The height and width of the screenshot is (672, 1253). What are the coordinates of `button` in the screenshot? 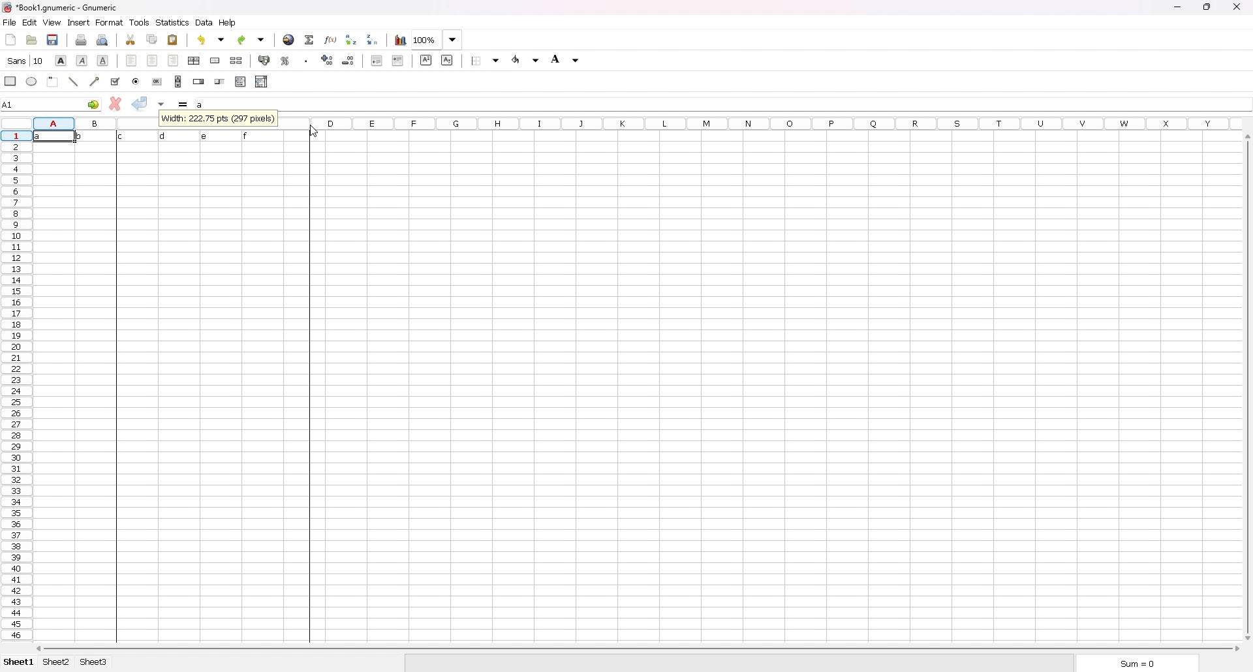 It's located at (158, 82).